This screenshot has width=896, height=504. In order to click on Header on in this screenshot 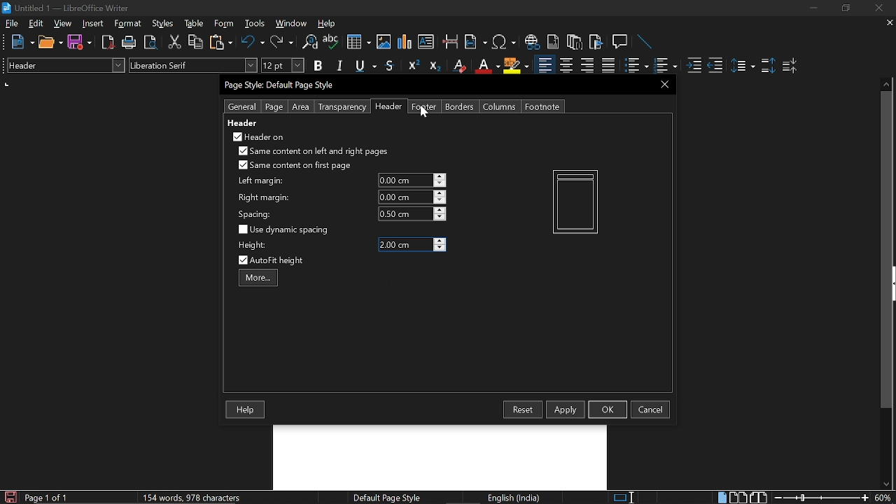, I will do `click(258, 136)`.